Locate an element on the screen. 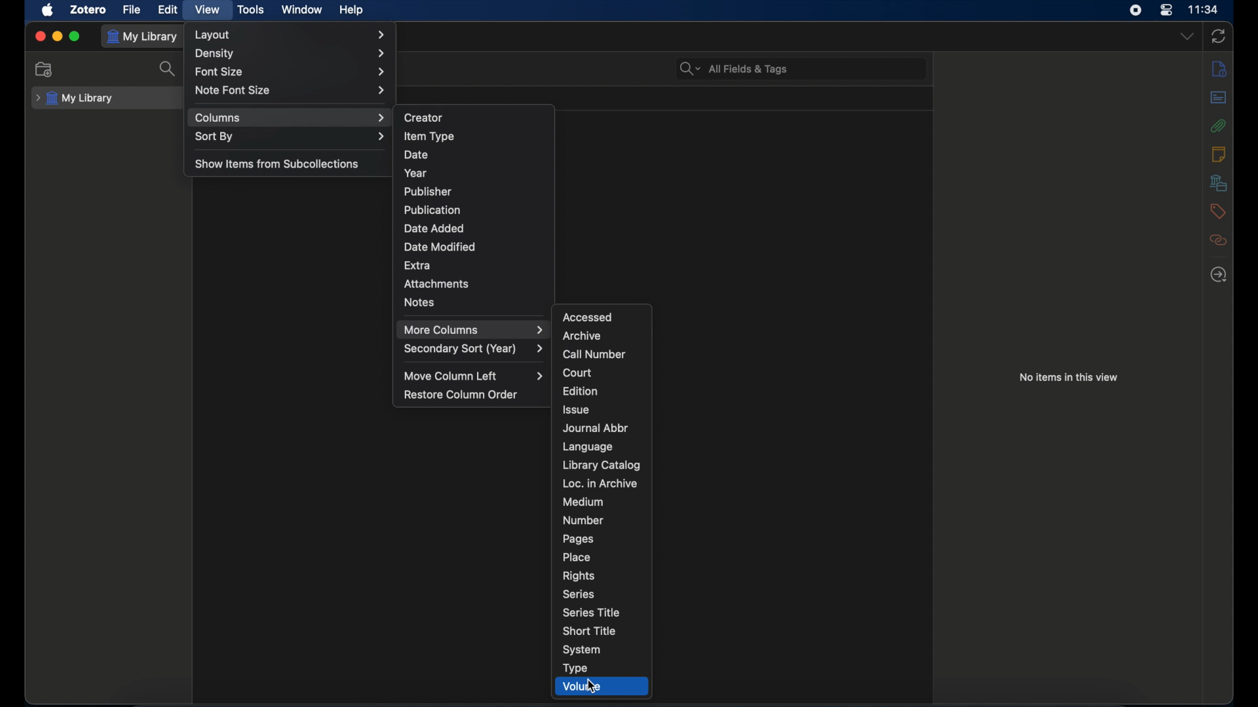 The width and height of the screenshot is (1258, 707). move column left is located at coordinates (472, 375).